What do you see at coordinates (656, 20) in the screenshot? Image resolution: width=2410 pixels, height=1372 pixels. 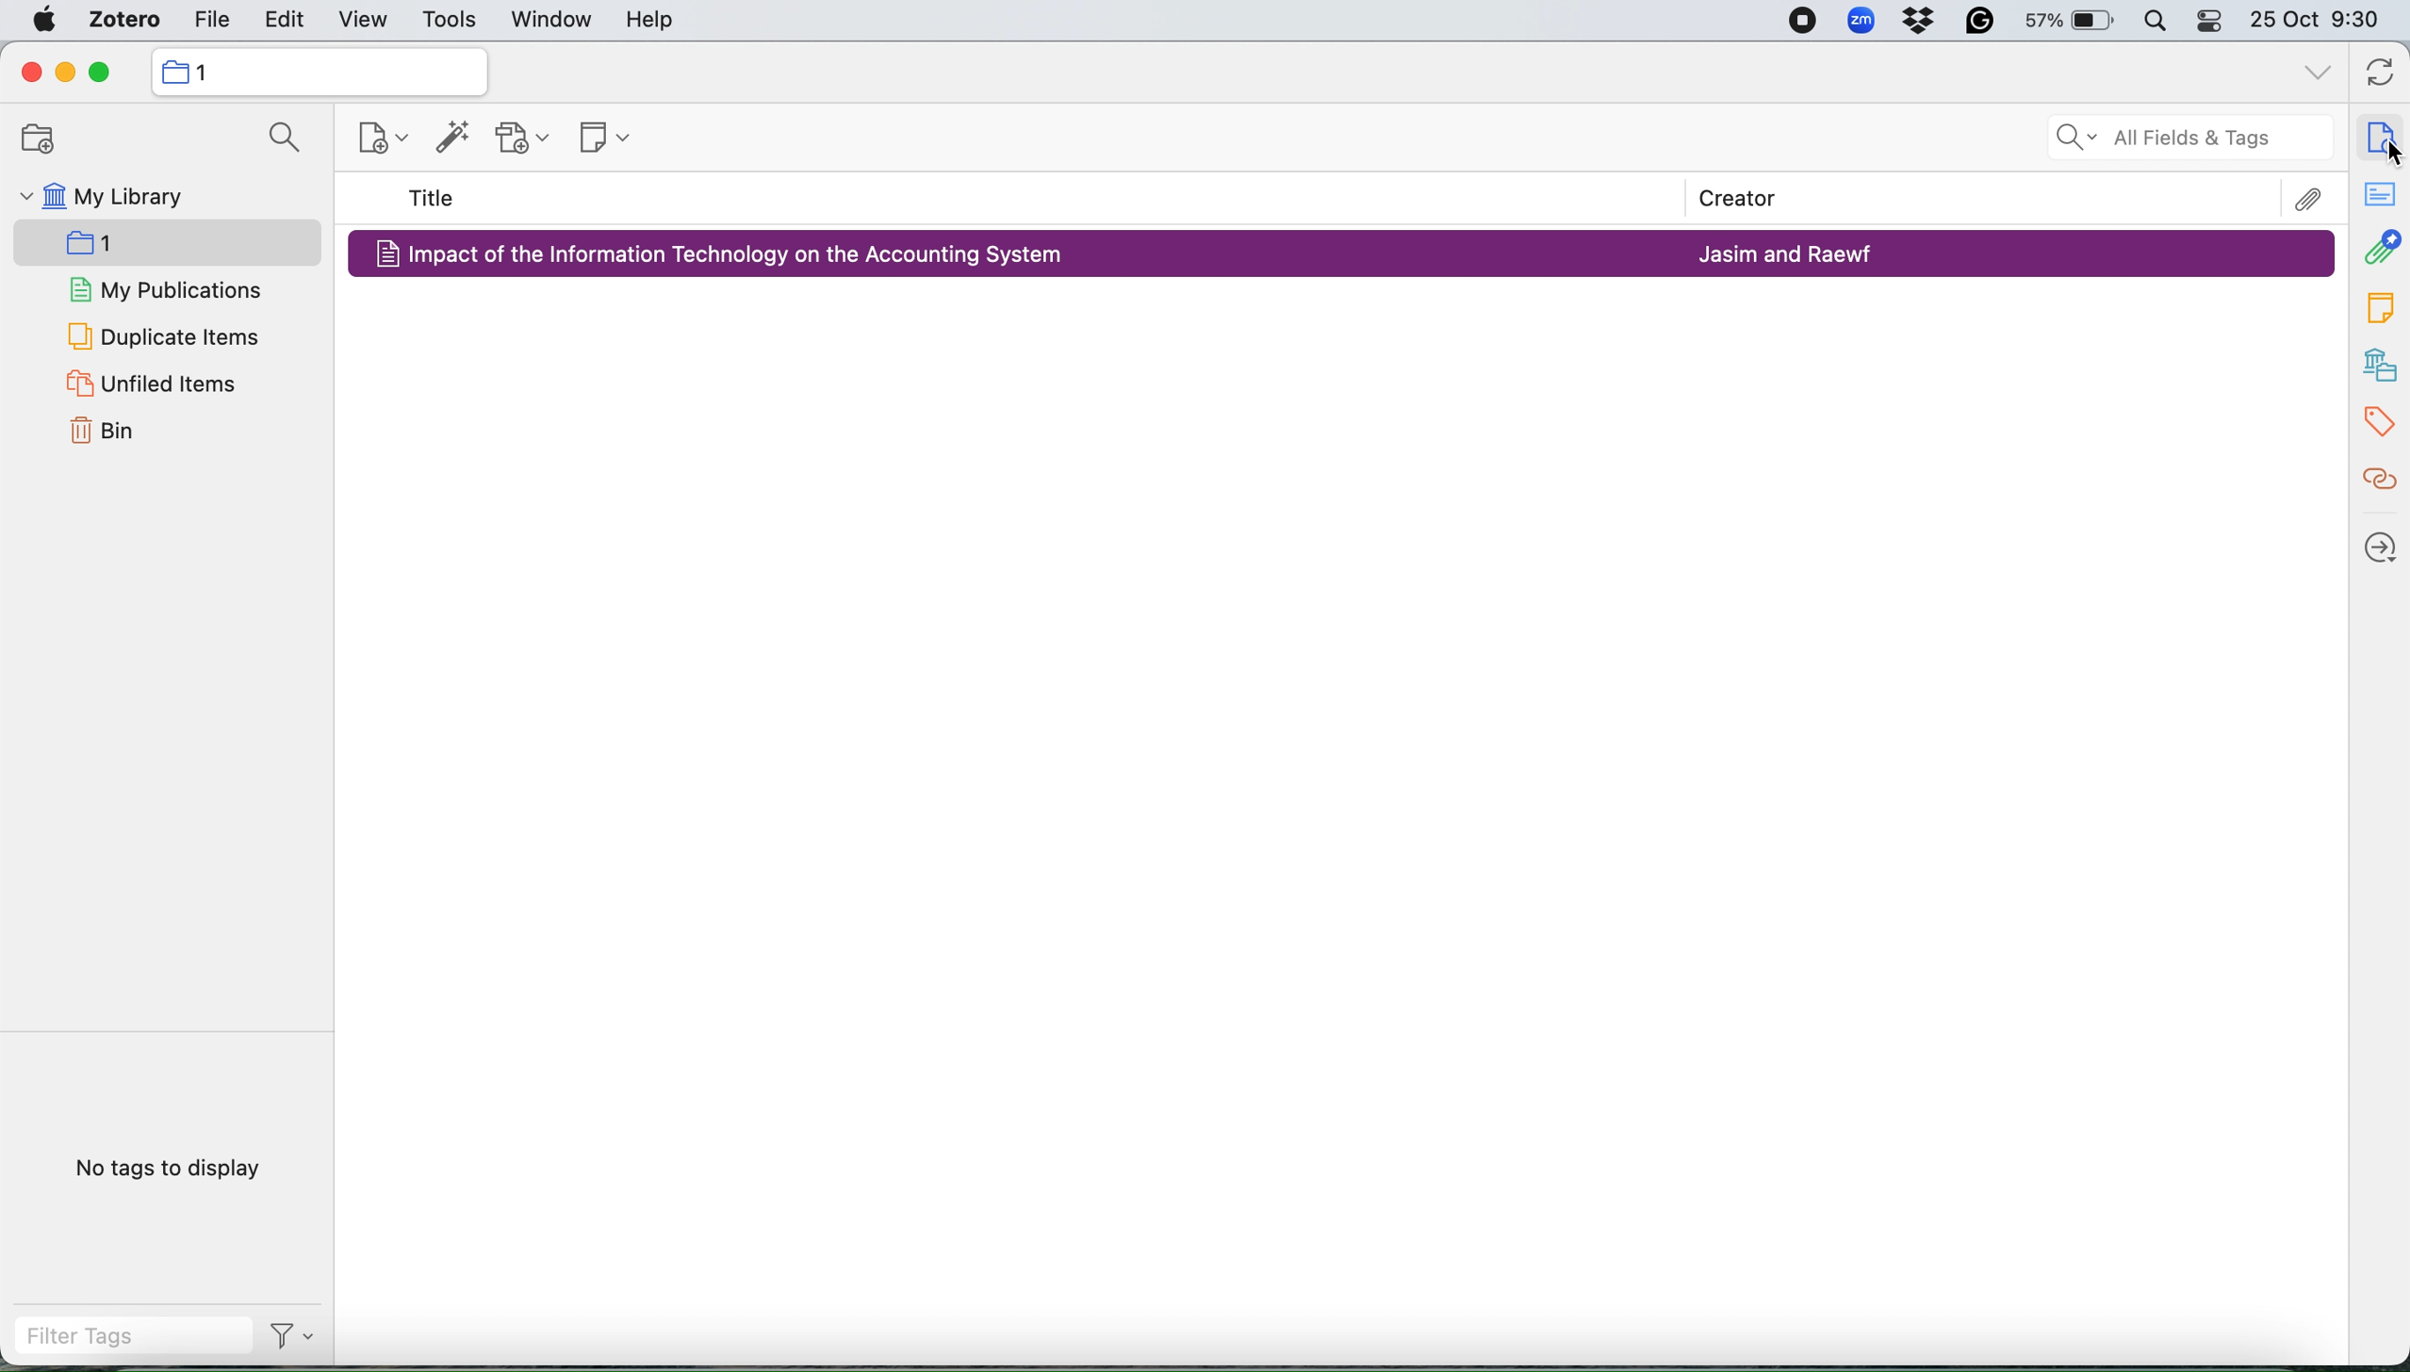 I see `help` at bounding box center [656, 20].